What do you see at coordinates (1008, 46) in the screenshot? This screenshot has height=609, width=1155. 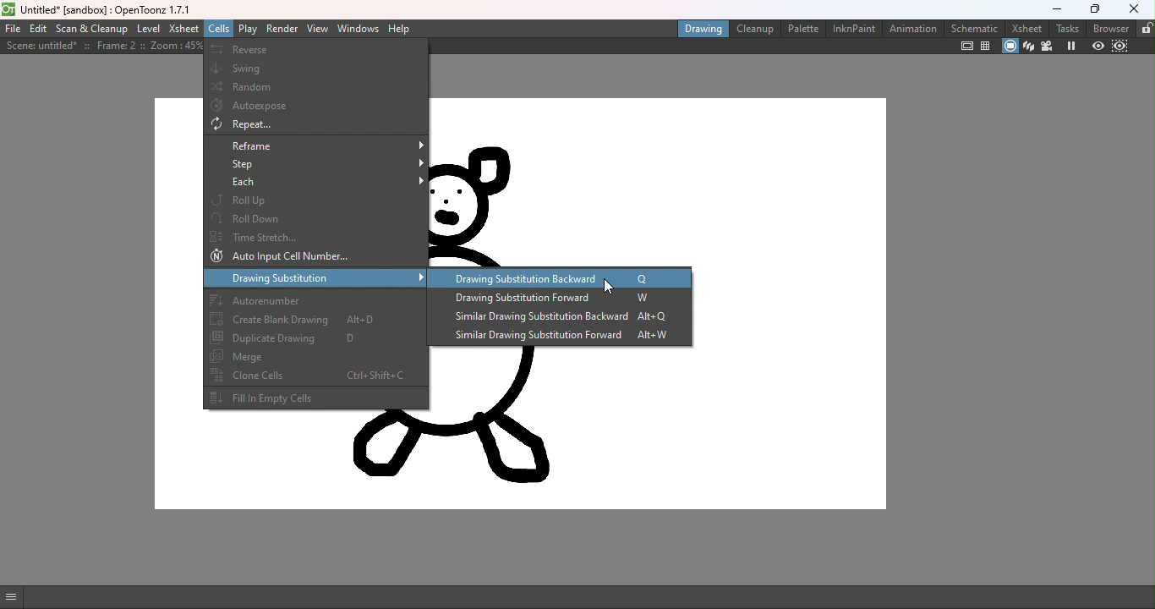 I see `Camera stand view` at bounding box center [1008, 46].